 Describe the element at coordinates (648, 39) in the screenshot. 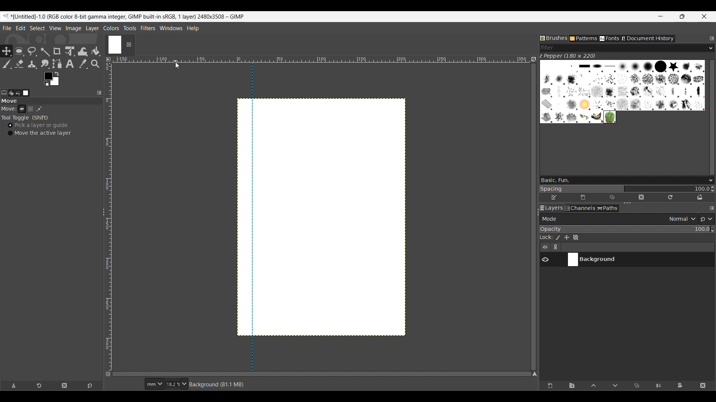

I see `Document history tab` at that location.